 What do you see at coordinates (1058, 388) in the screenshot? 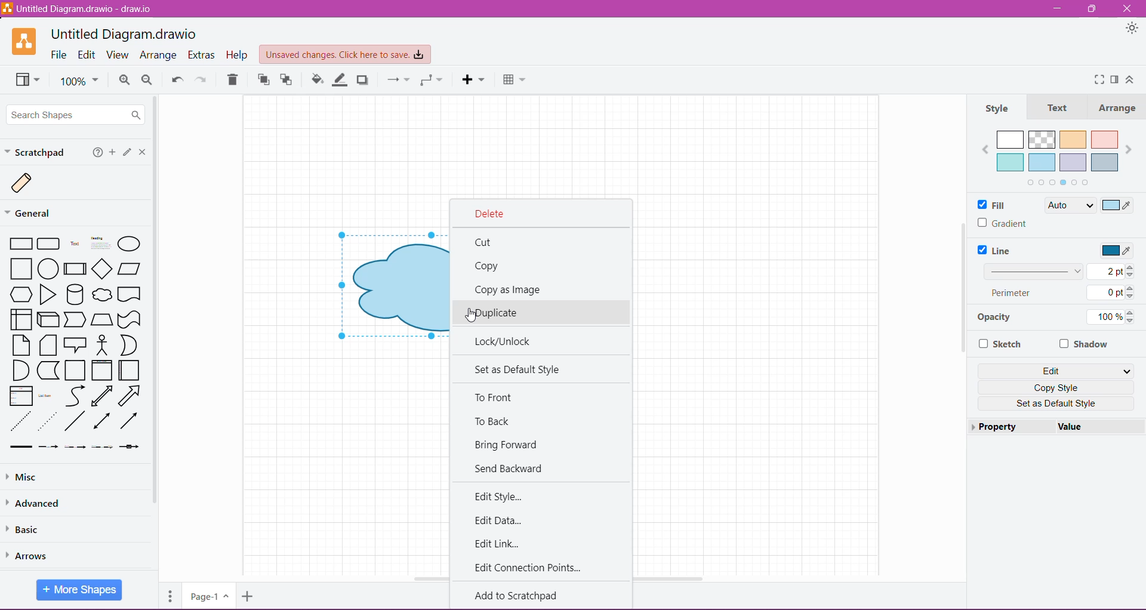
I see `Copy Style` at bounding box center [1058, 388].